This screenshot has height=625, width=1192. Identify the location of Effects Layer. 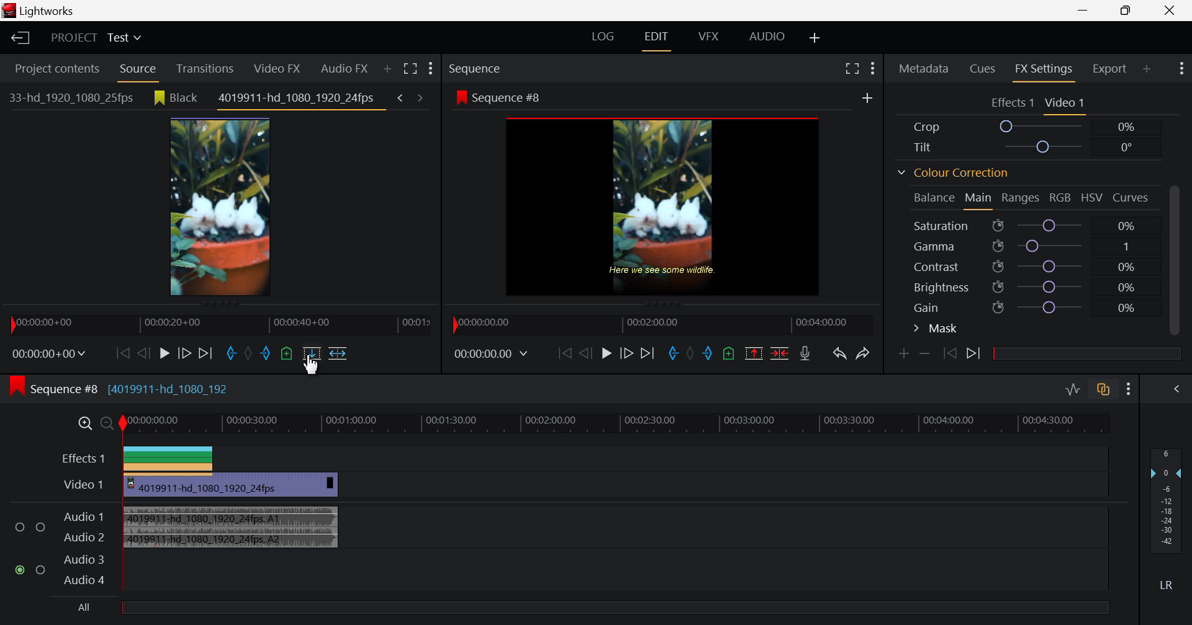
(577, 457).